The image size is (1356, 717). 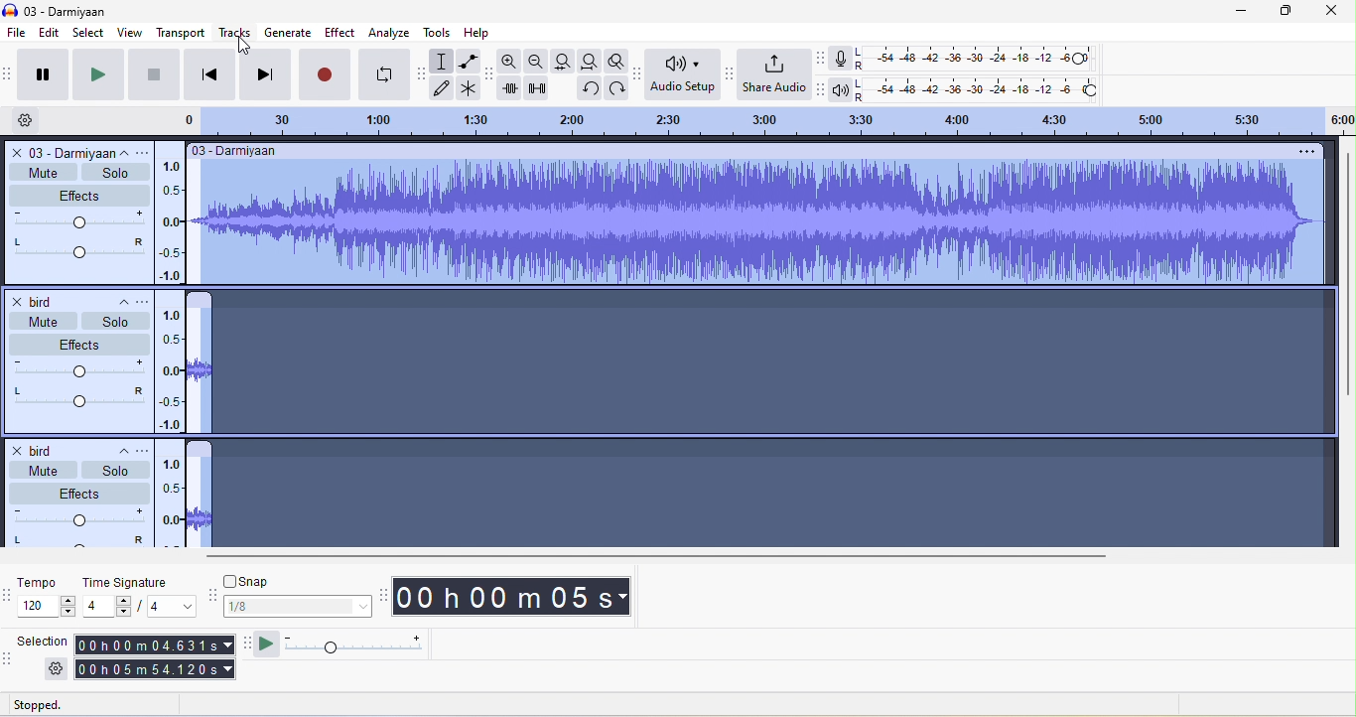 I want to click on record, so click(x=327, y=72).